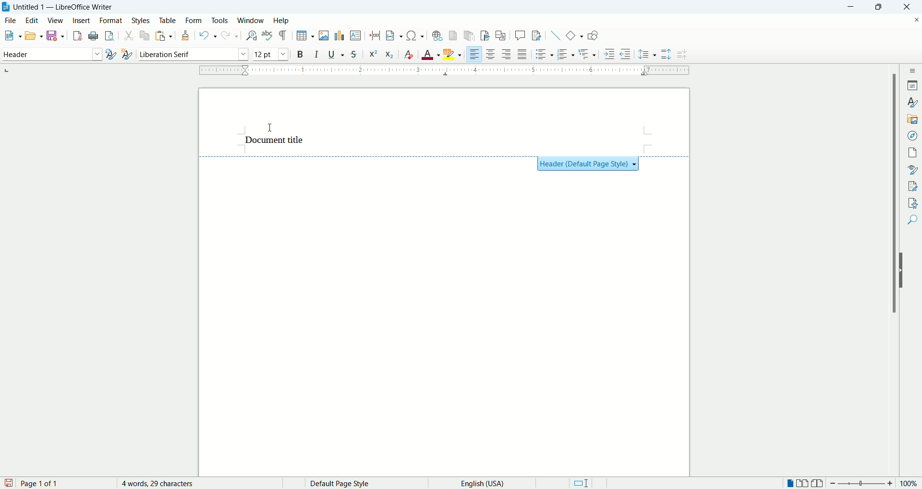 This screenshot has width=922, height=489. What do you see at coordinates (299, 56) in the screenshot?
I see `bold` at bounding box center [299, 56].